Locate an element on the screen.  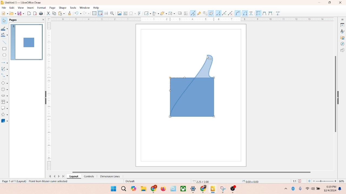
controls is located at coordinates (88, 176).